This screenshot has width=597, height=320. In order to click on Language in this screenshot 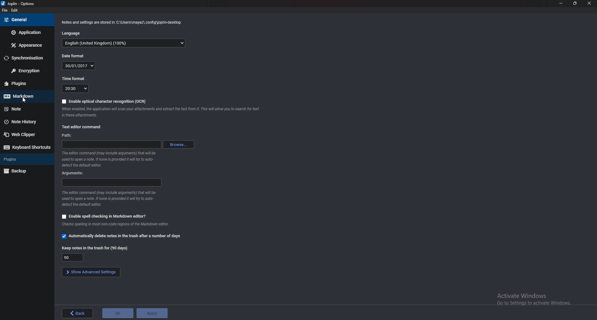, I will do `click(73, 34)`.